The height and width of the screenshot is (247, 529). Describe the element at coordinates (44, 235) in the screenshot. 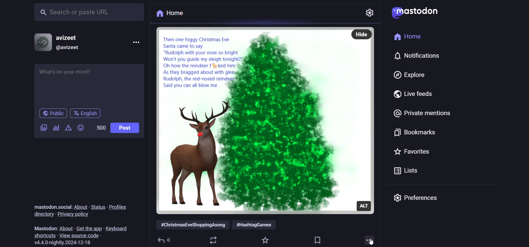

I see `shortcut` at that location.